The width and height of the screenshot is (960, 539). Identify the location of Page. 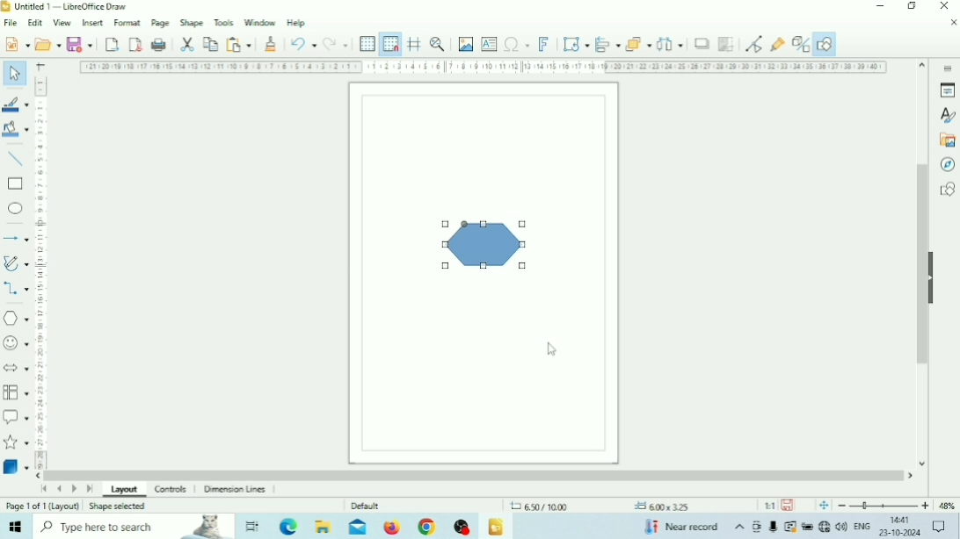
(161, 22).